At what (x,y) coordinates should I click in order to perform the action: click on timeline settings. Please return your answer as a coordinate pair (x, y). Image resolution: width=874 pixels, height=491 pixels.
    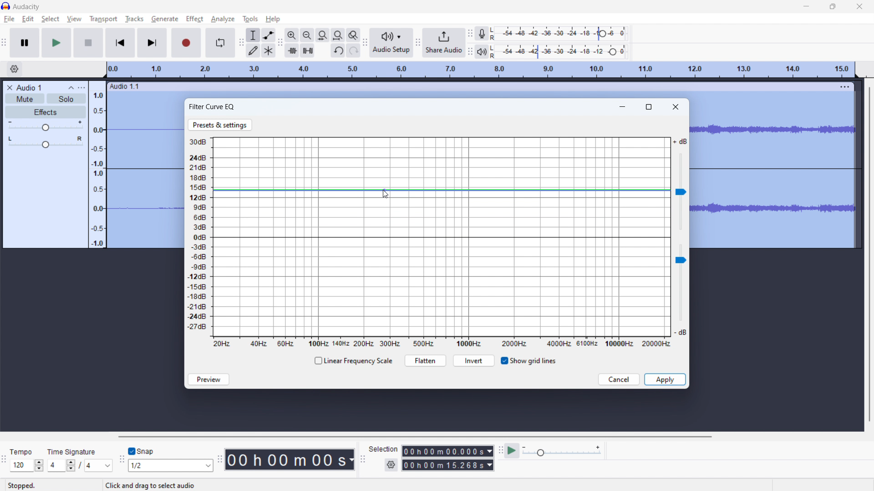
    Looking at the image, I should click on (15, 69).